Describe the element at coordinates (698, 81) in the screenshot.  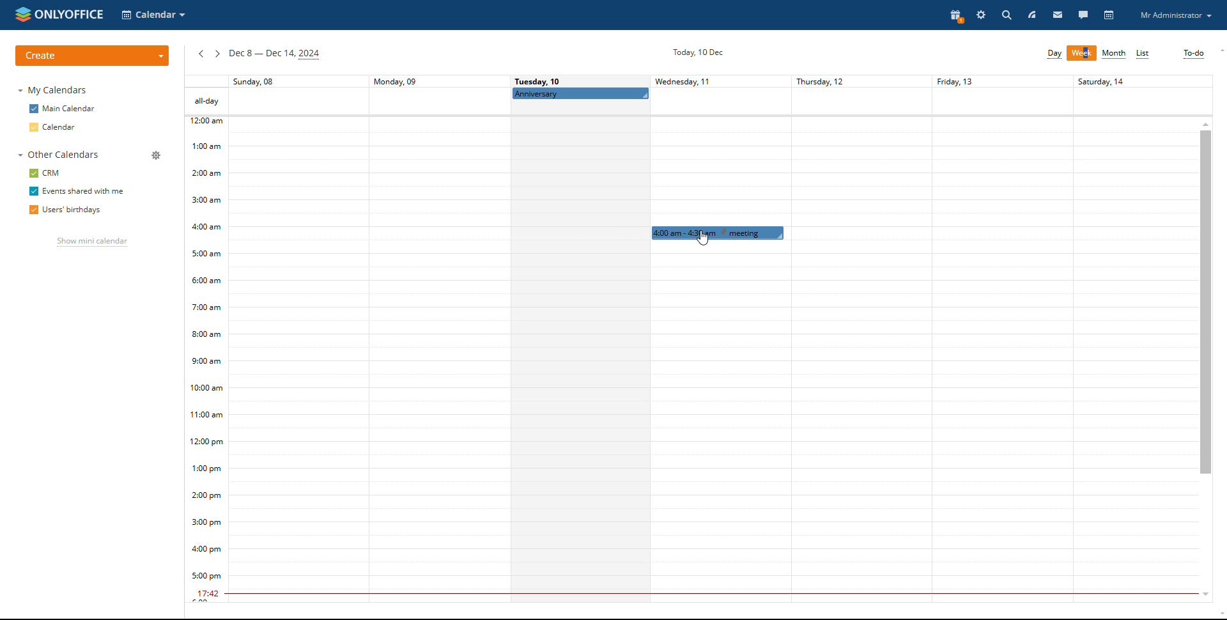
I see `days` at that location.